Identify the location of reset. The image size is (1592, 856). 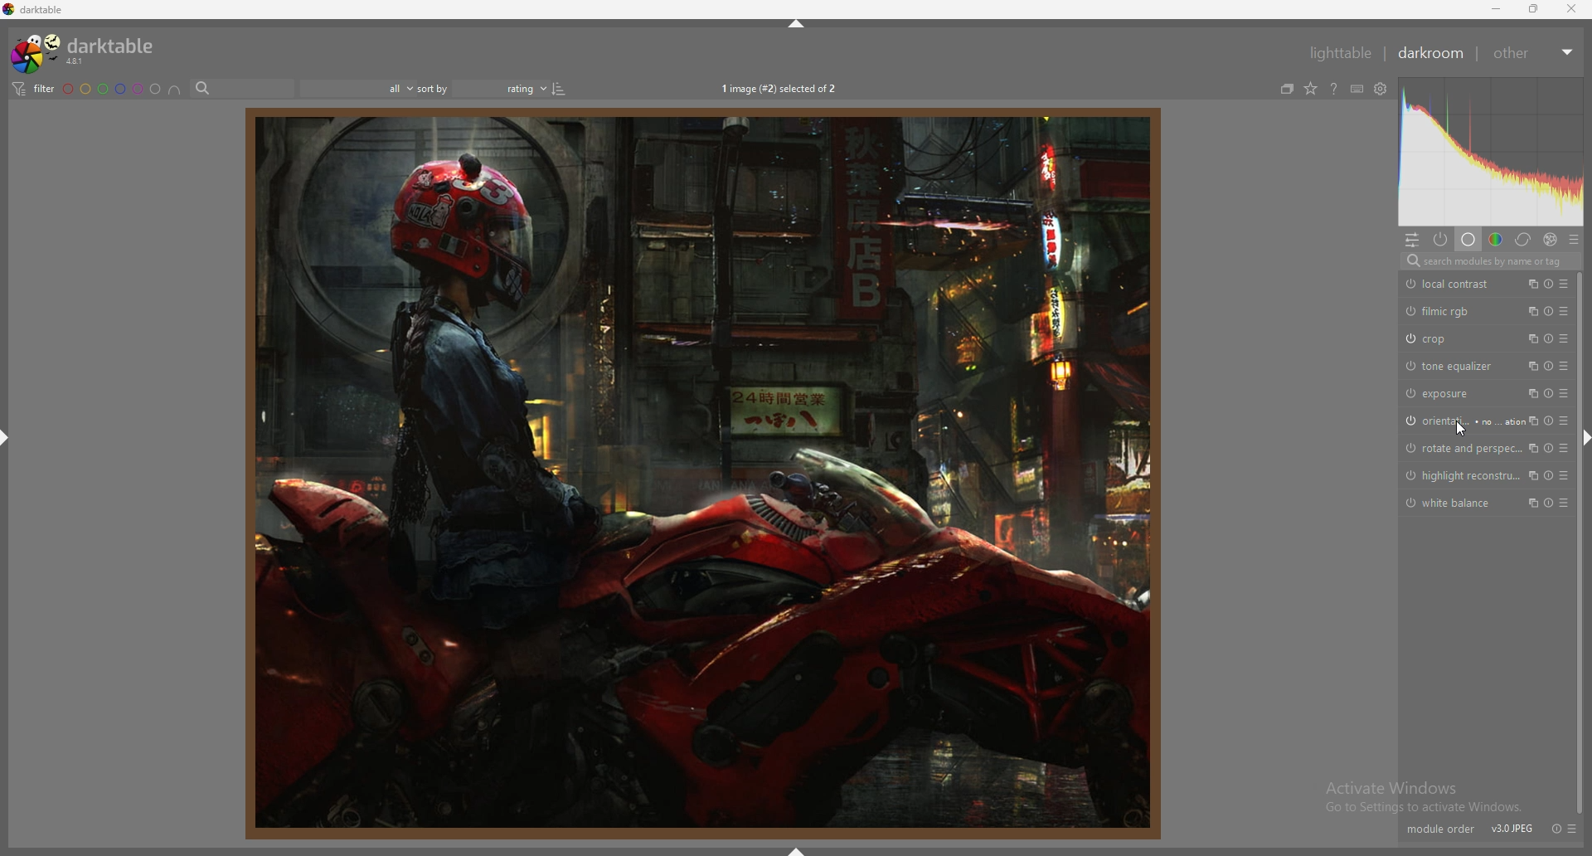
(1549, 392).